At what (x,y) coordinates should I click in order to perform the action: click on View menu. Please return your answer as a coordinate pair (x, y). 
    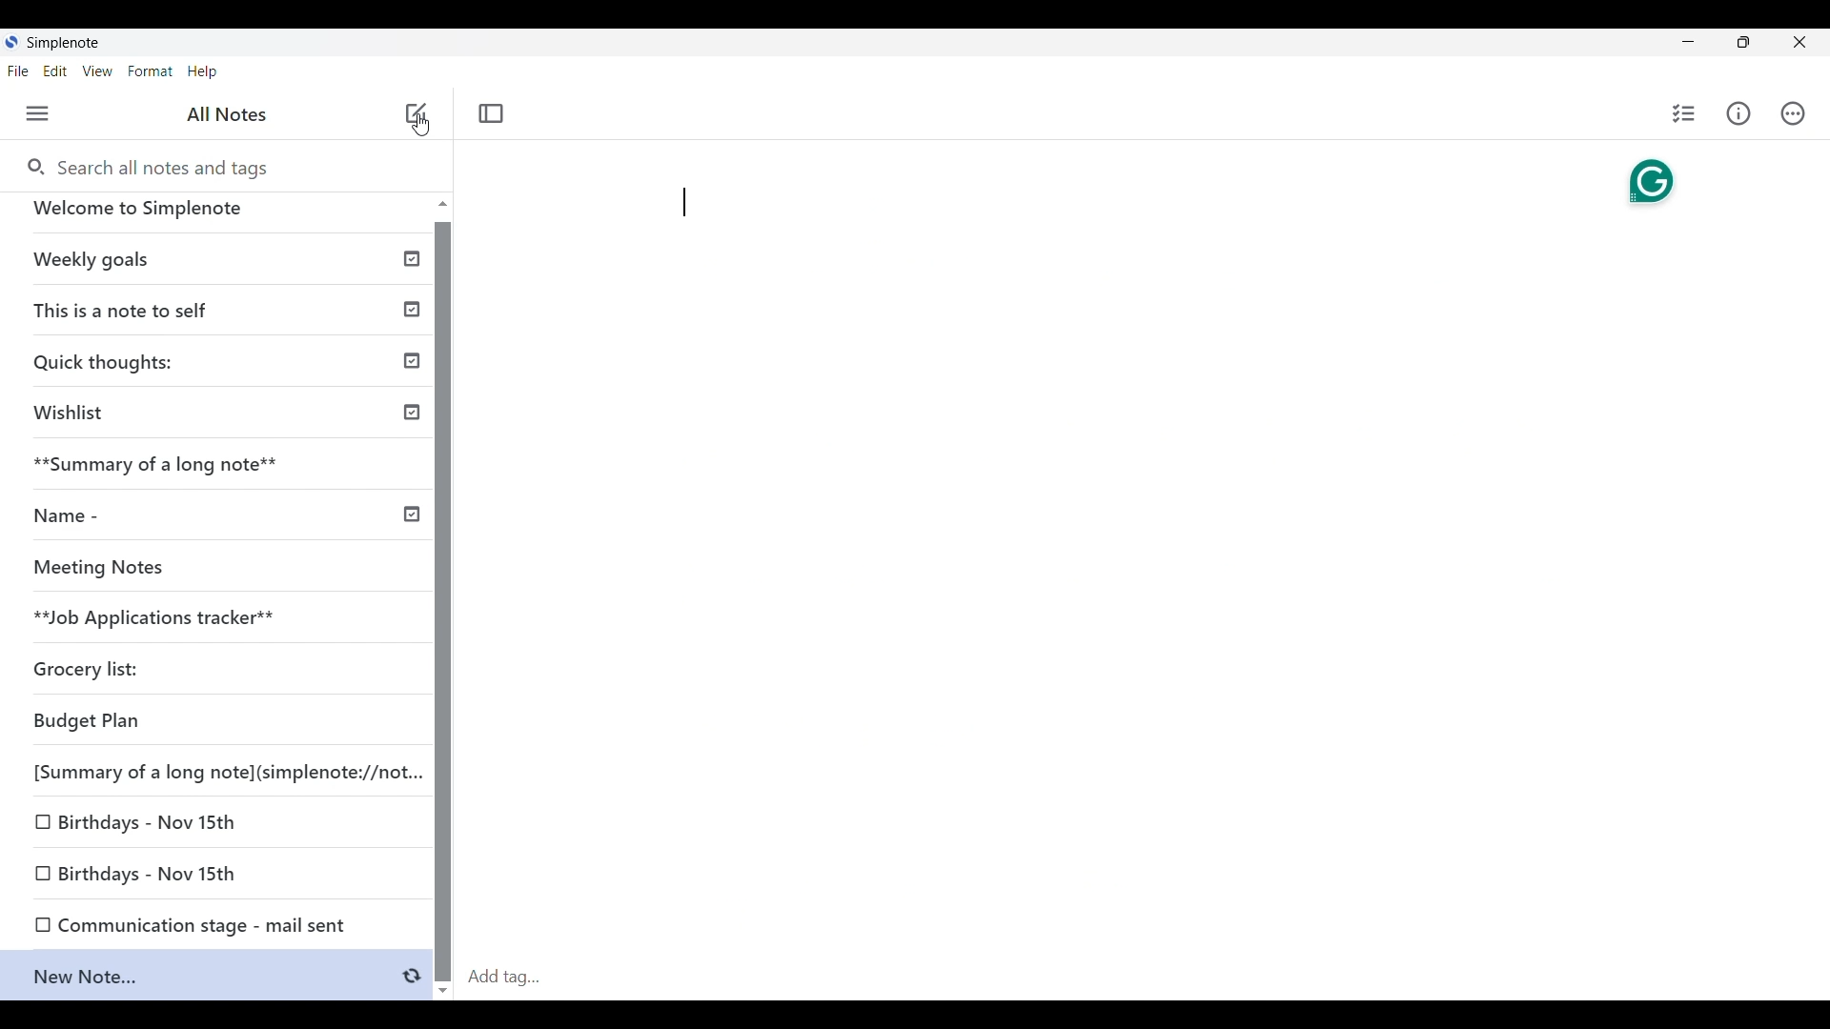
    Looking at the image, I should click on (98, 71).